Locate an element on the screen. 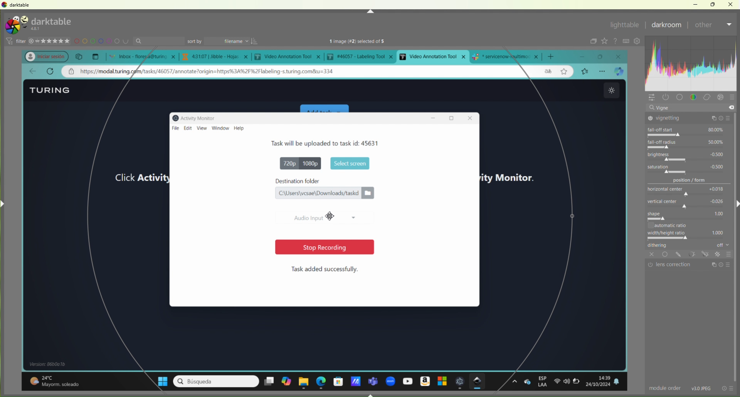 The width and height of the screenshot is (740, 397). fall-off radius is located at coordinates (688, 144).